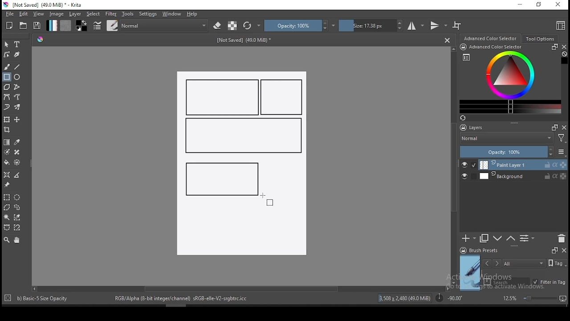 The image size is (570, 321). Describe the element at coordinates (552, 127) in the screenshot. I see `Frames` at that location.